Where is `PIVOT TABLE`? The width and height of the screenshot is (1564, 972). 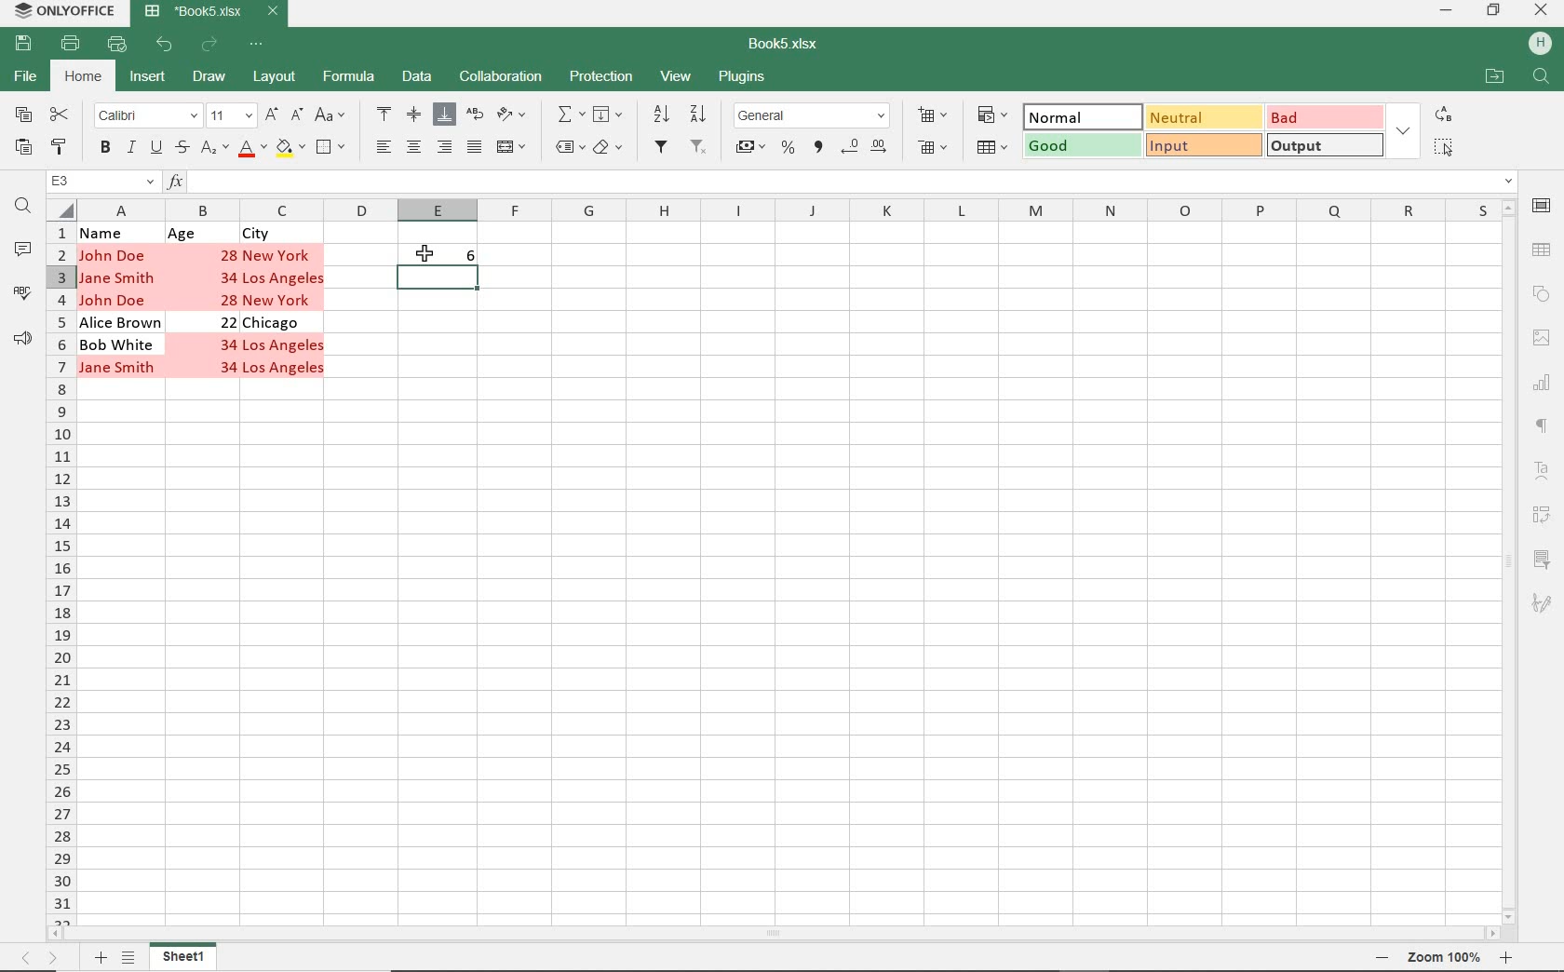 PIVOT TABLE is located at coordinates (1541, 517).